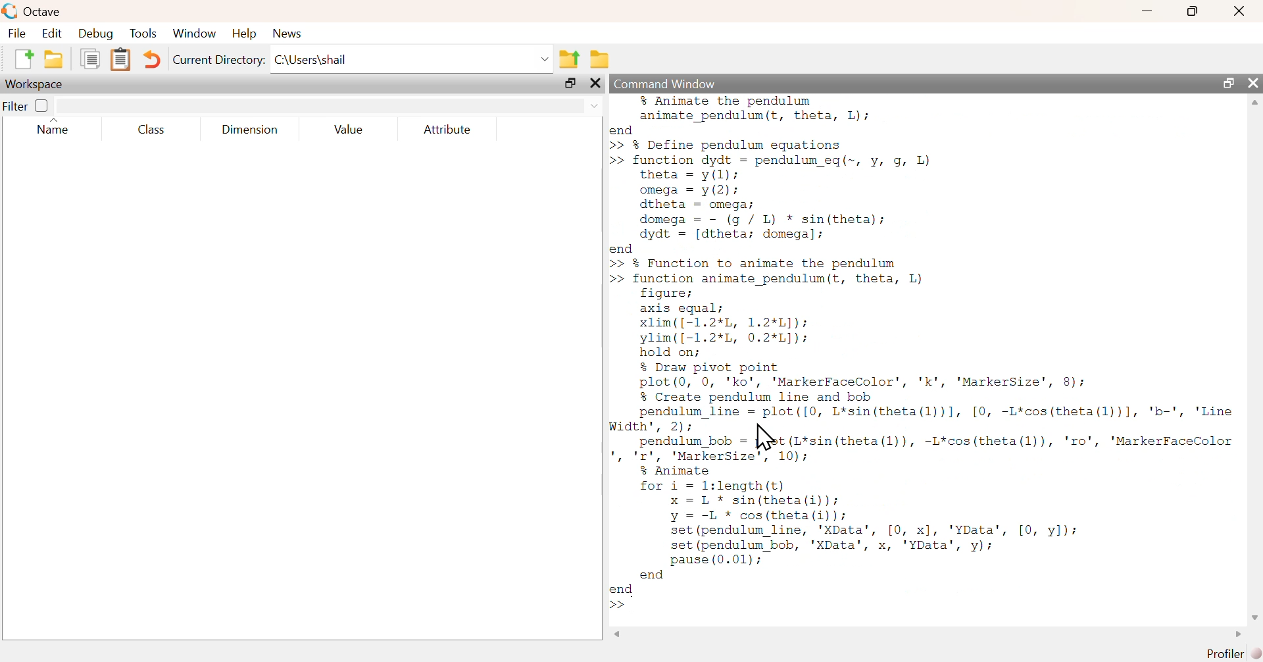  I want to click on Value, so click(353, 130).